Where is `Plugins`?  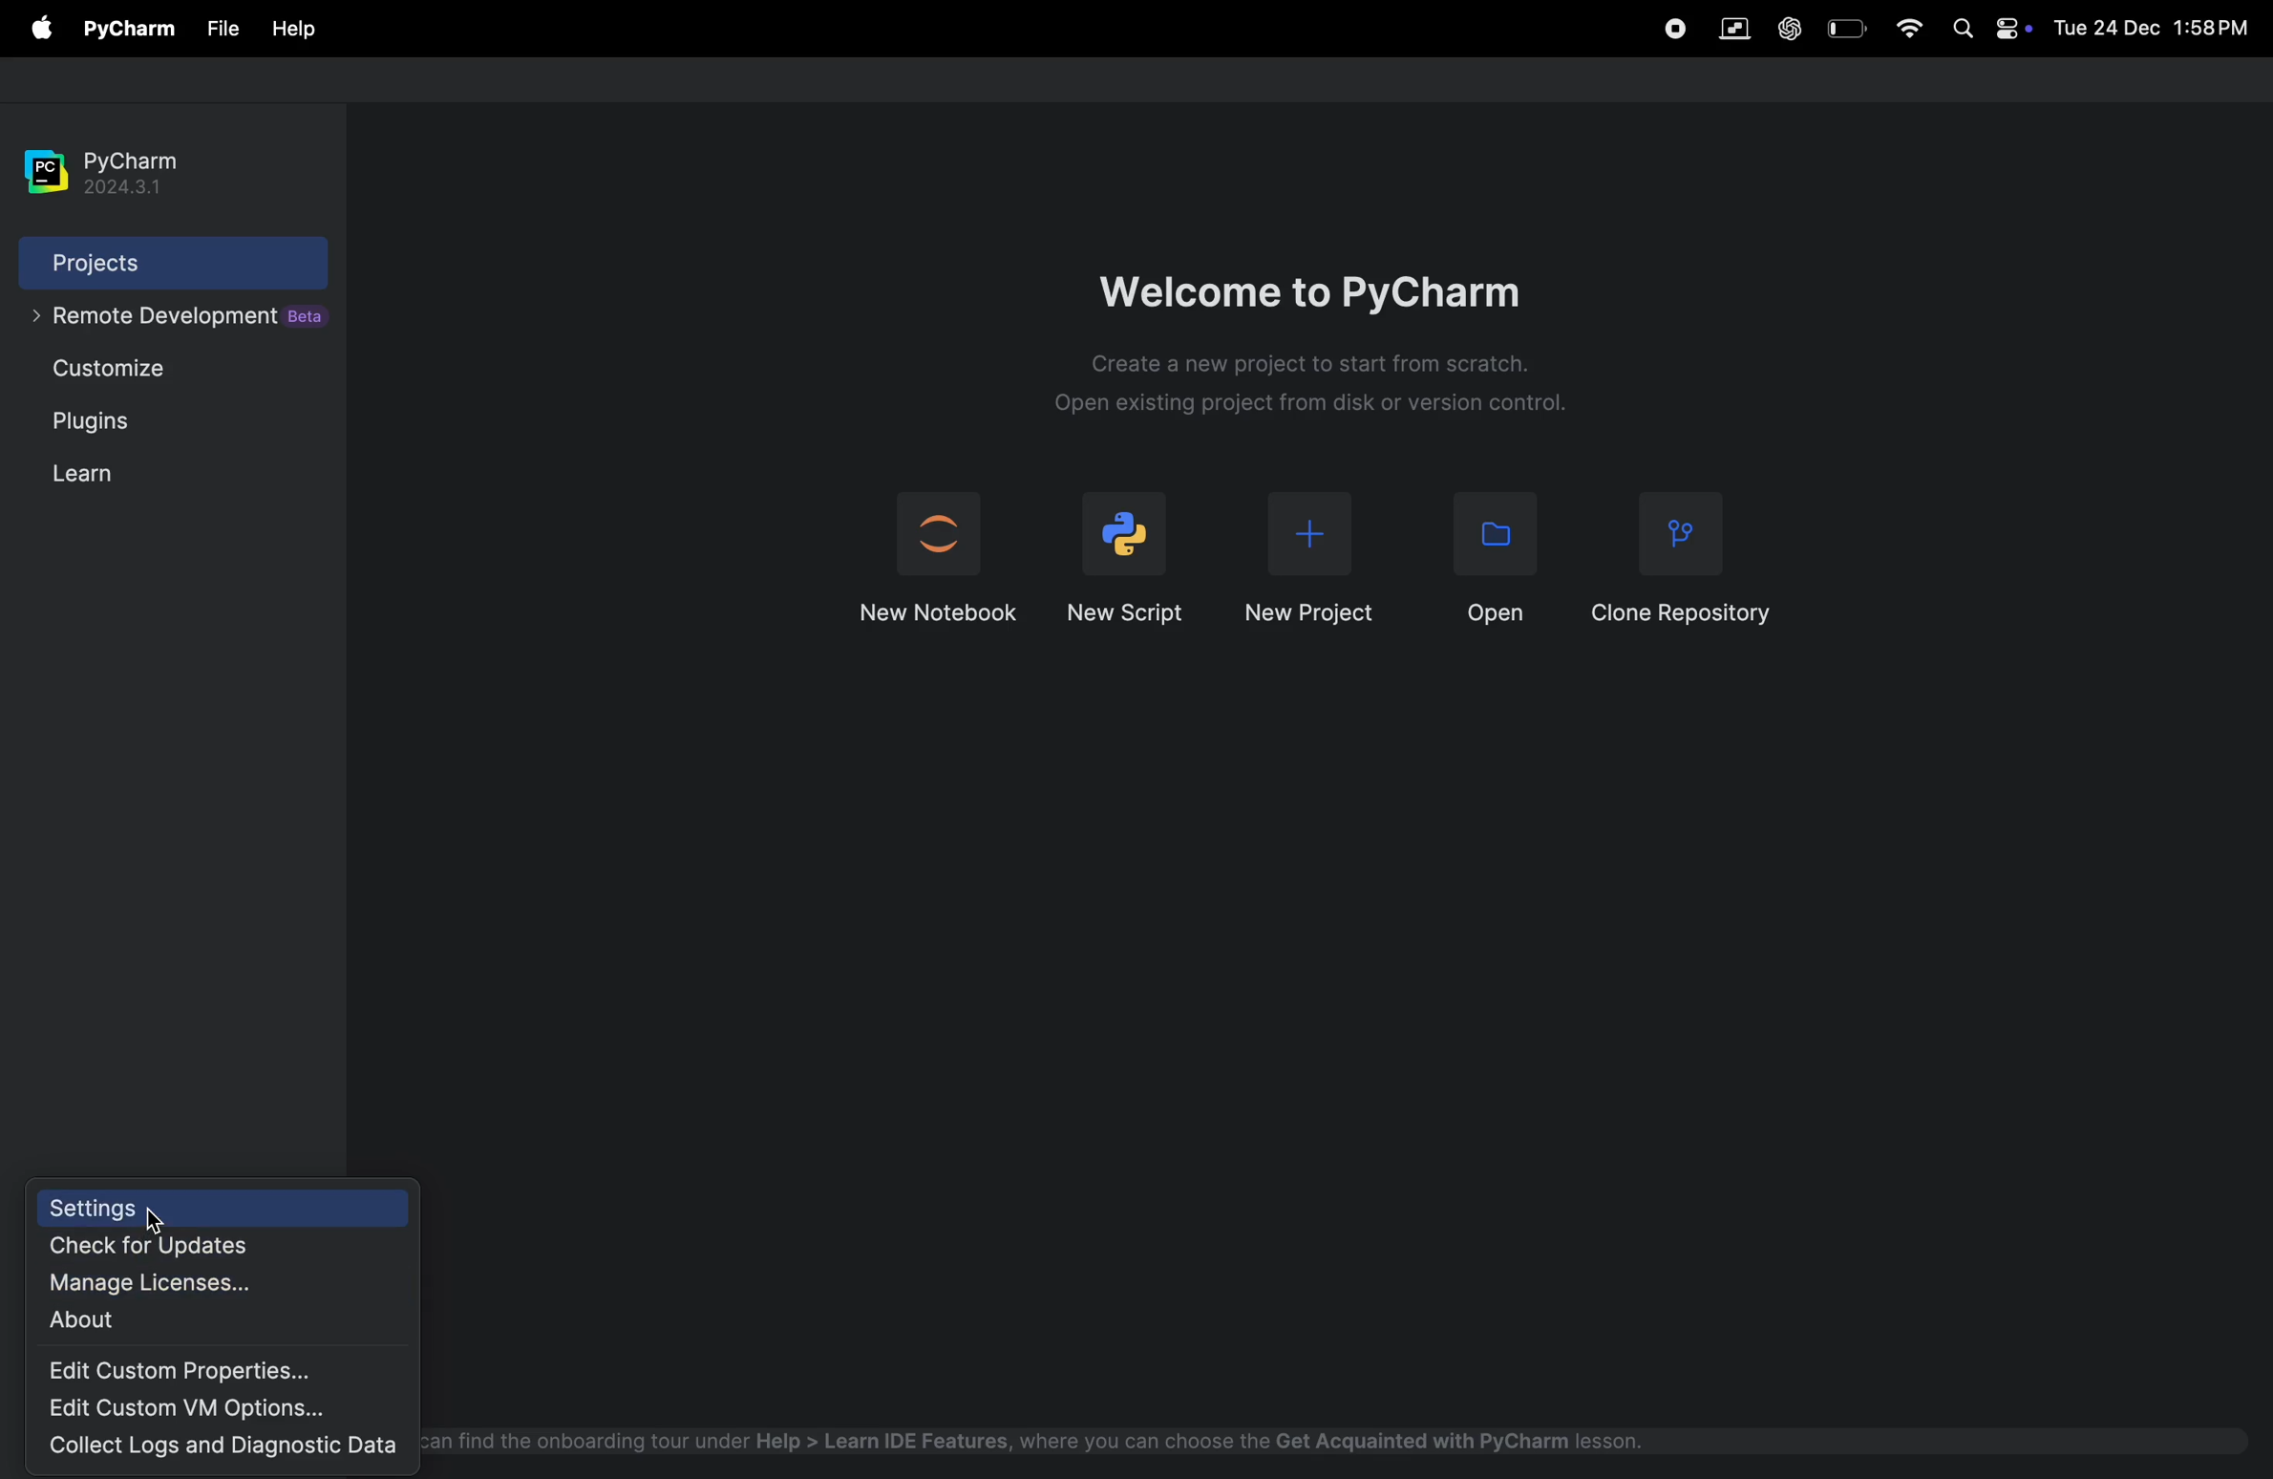 Plugins is located at coordinates (98, 427).